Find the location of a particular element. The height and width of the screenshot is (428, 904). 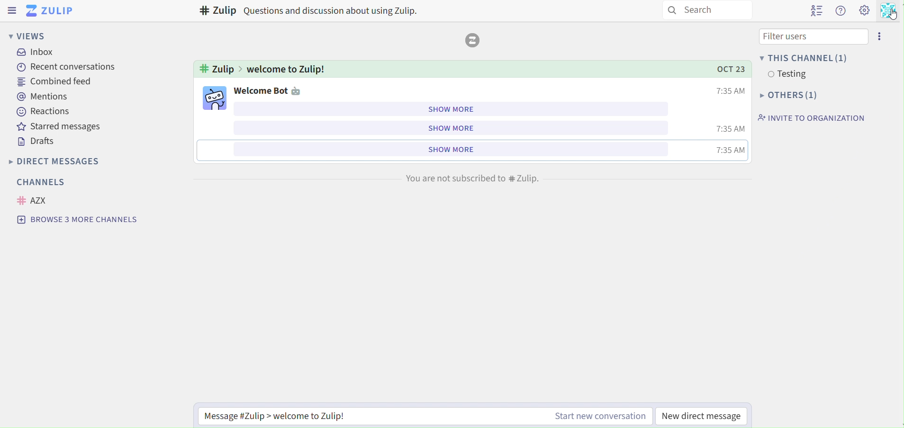

start new conversation is located at coordinates (591, 417).